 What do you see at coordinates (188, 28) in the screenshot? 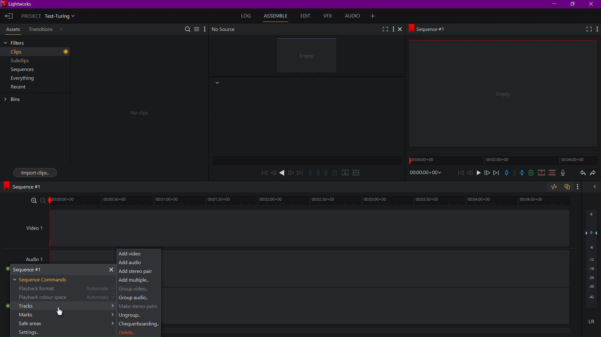
I see `Search` at bounding box center [188, 28].